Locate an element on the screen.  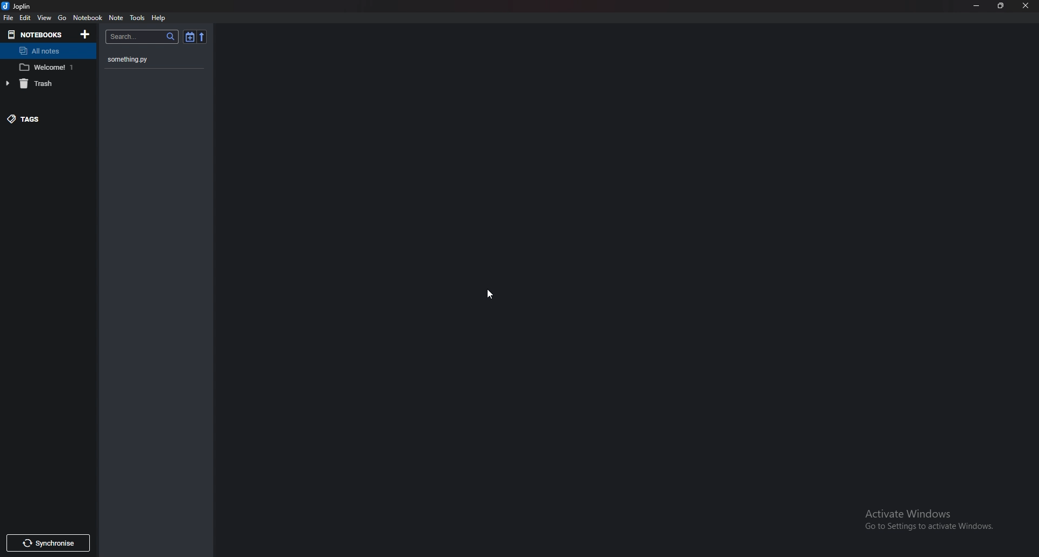
All notes is located at coordinates (47, 51).